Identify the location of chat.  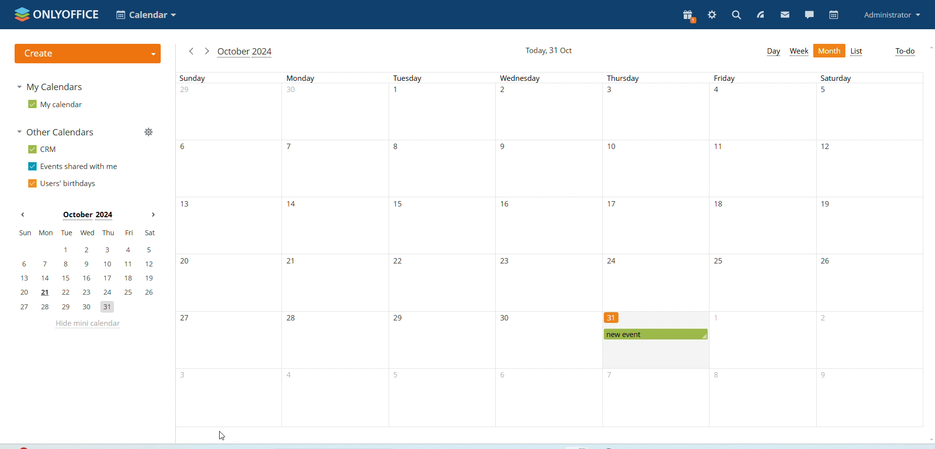
(810, 14).